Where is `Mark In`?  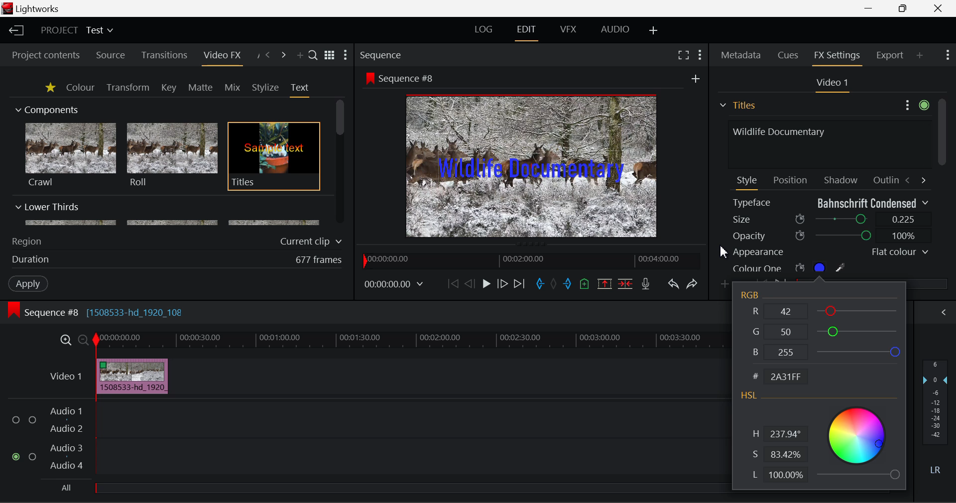
Mark In is located at coordinates (540, 285).